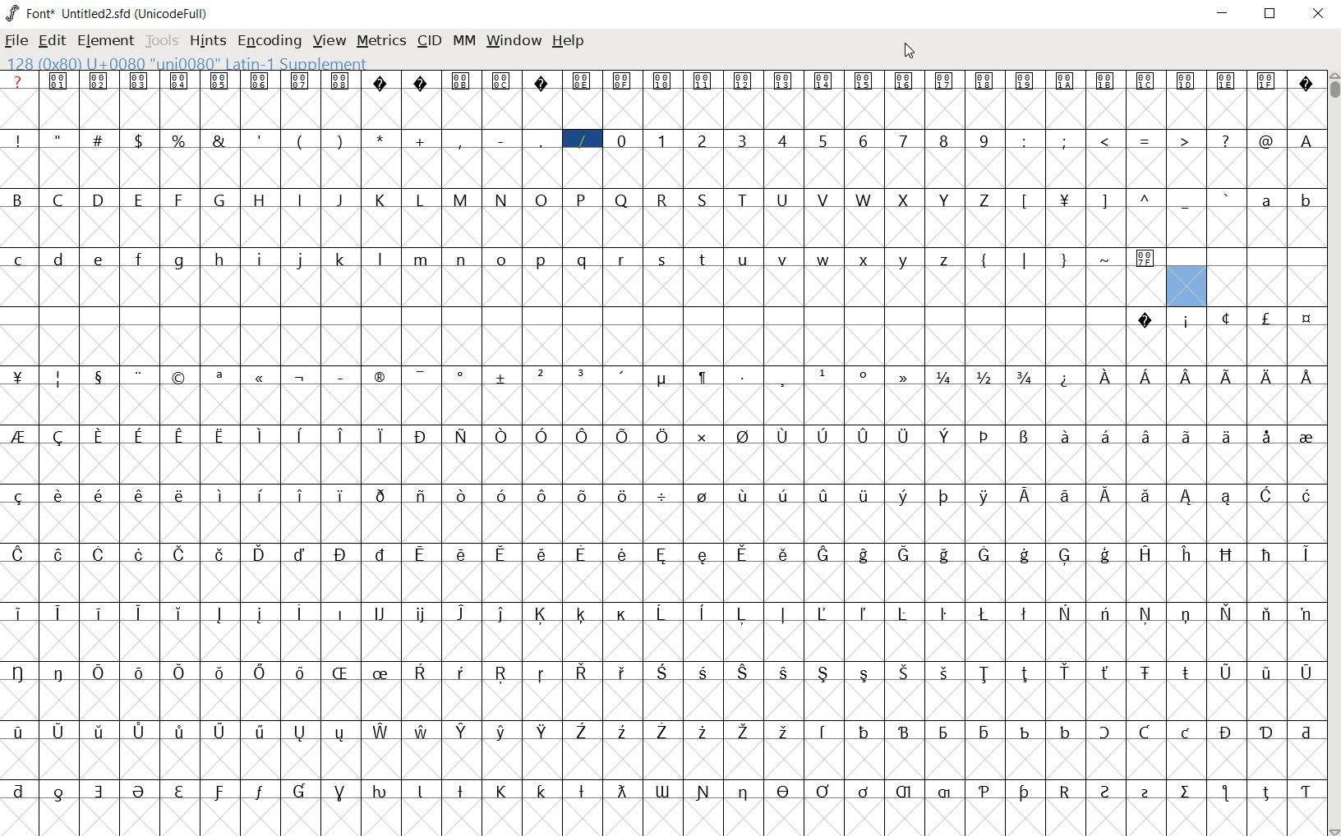  I want to click on glyph, so click(583, 437).